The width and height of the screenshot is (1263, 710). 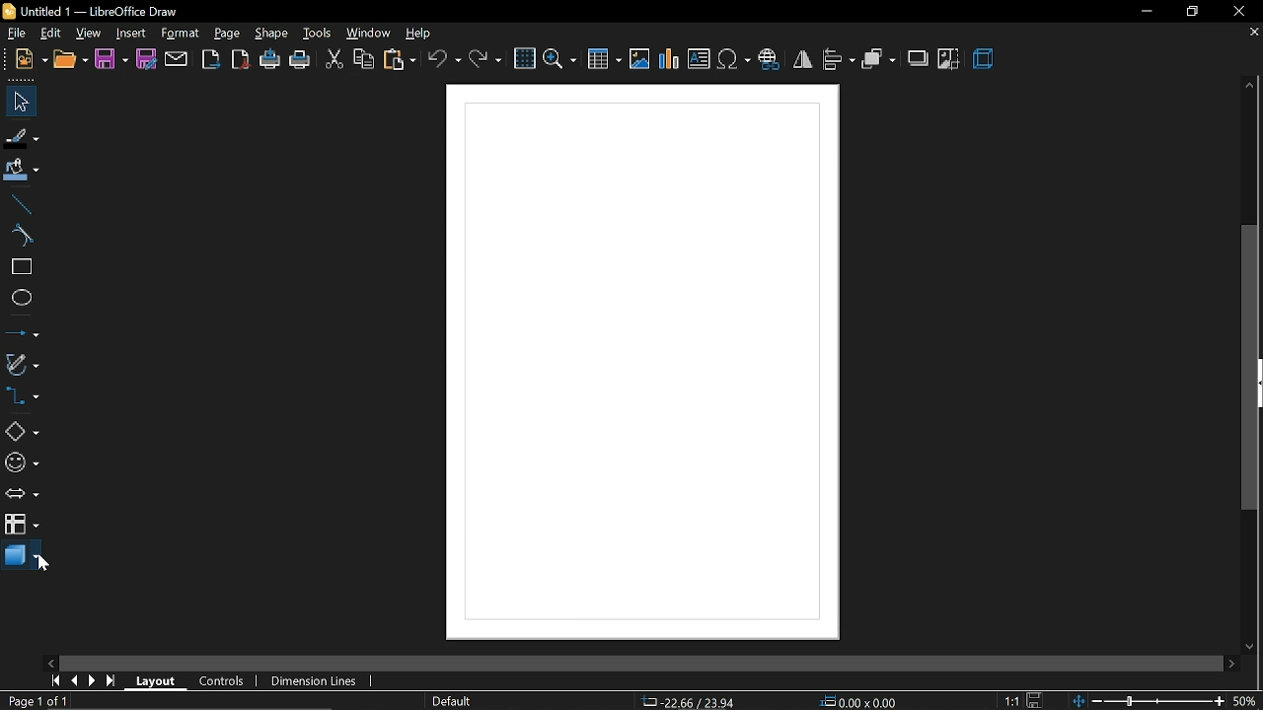 I want to click on connector, so click(x=26, y=394).